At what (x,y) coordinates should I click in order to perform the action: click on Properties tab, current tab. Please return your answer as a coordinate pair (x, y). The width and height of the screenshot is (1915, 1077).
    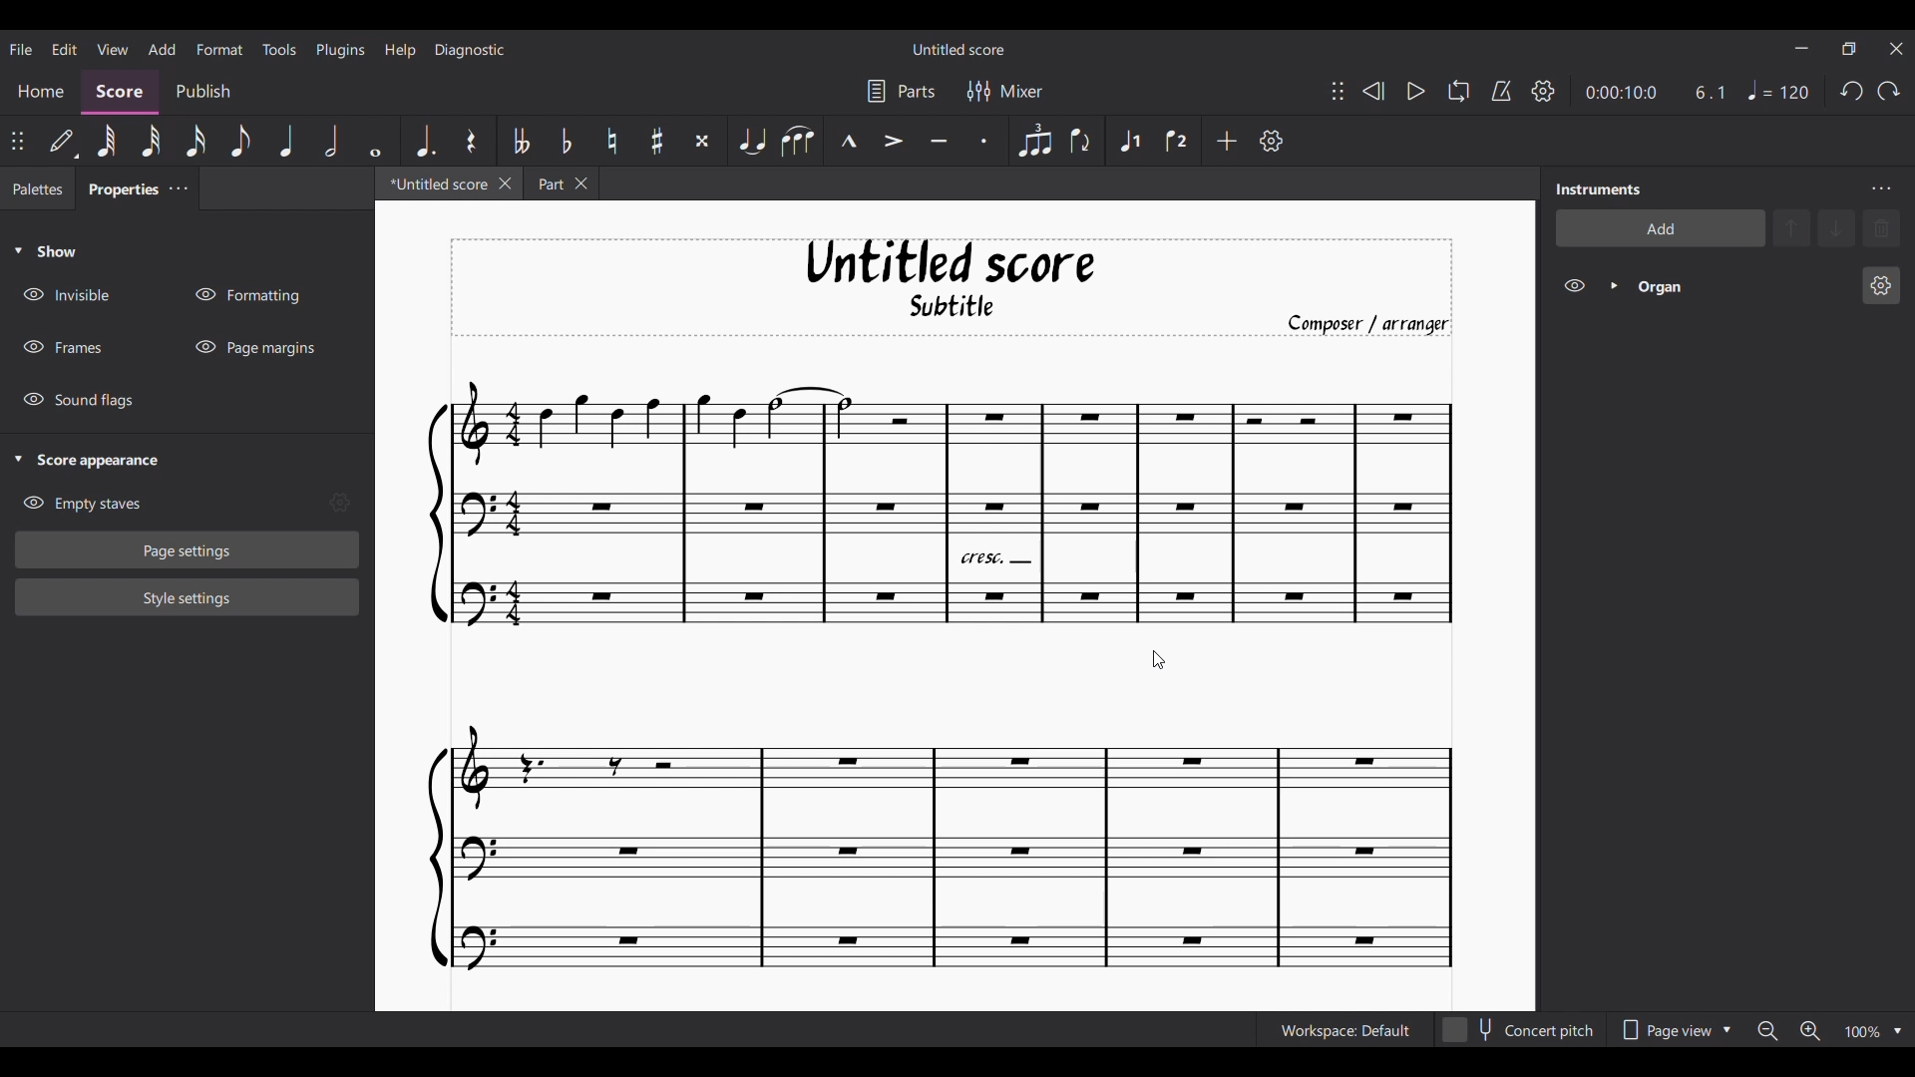
    Looking at the image, I should click on (119, 187).